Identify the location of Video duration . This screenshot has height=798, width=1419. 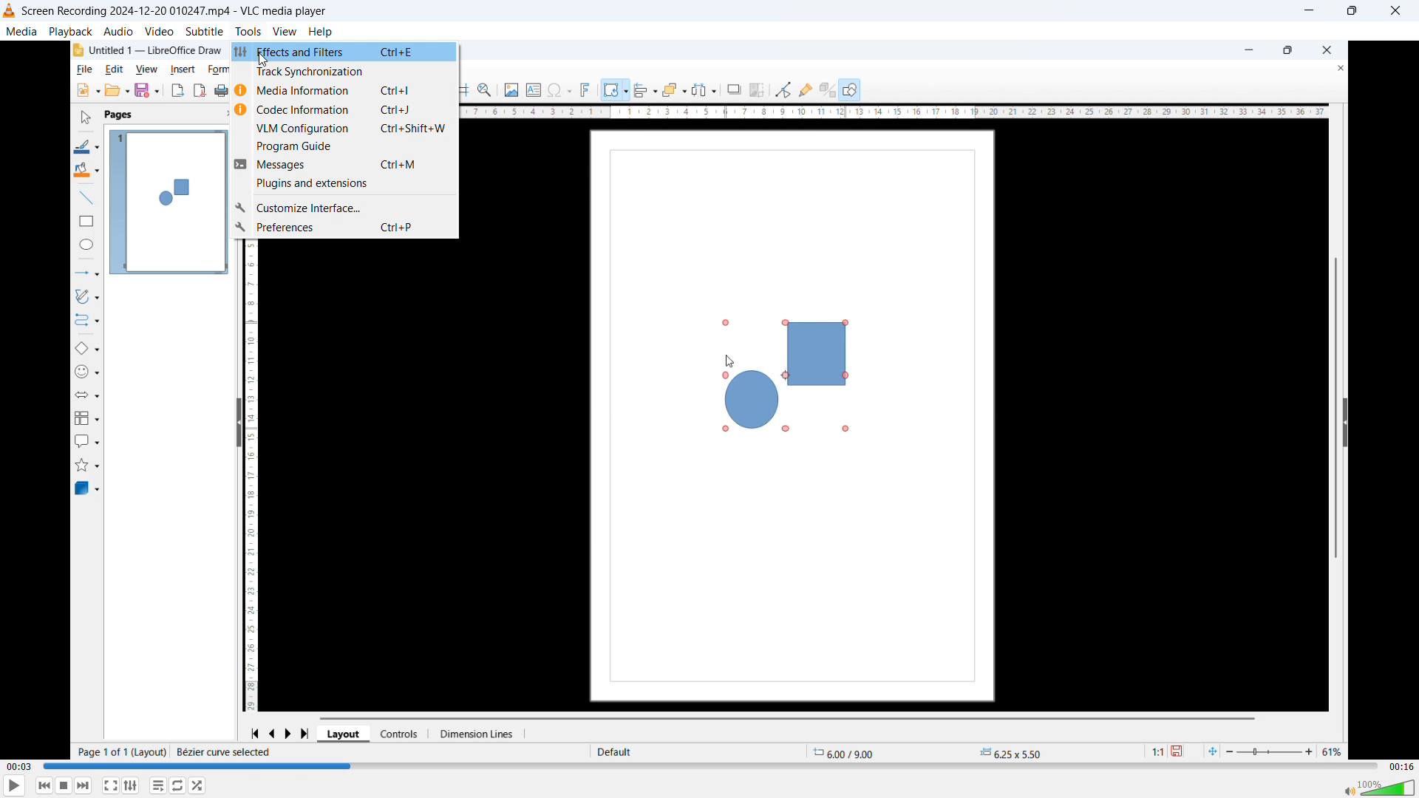
(1400, 766).